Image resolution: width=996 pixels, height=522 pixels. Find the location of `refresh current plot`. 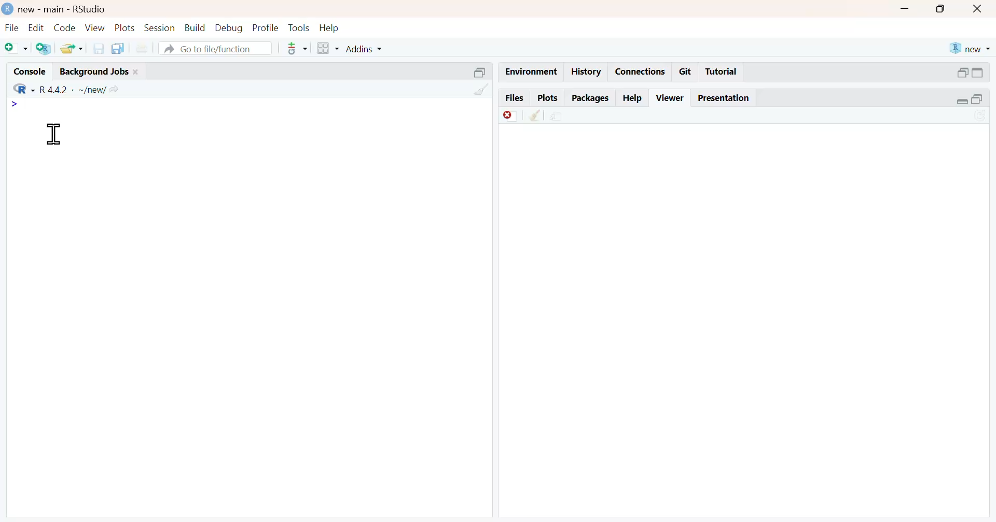

refresh current plot is located at coordinates (981, 116).